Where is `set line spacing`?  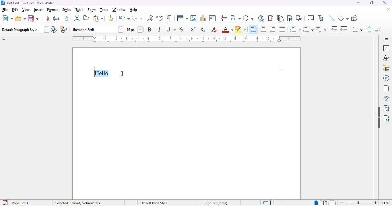 set line spacing is located at coordinates (357, 30).